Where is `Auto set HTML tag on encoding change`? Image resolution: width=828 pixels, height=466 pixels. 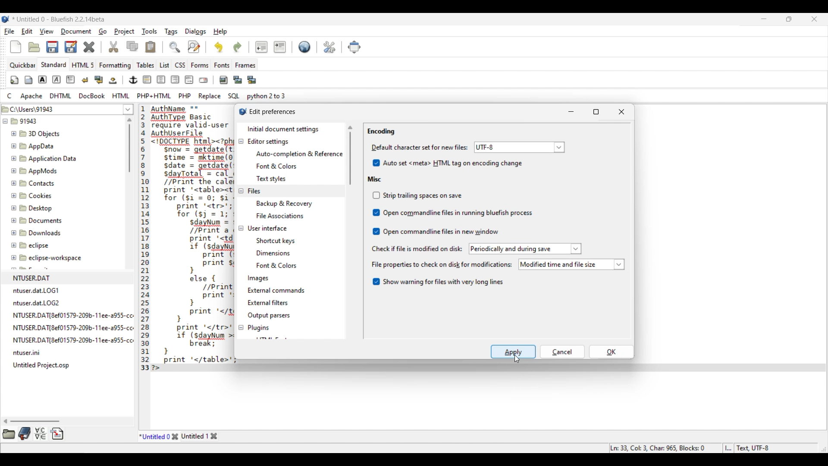 Auto set HTML tag on encoding change is located at coordinates (448, 162).